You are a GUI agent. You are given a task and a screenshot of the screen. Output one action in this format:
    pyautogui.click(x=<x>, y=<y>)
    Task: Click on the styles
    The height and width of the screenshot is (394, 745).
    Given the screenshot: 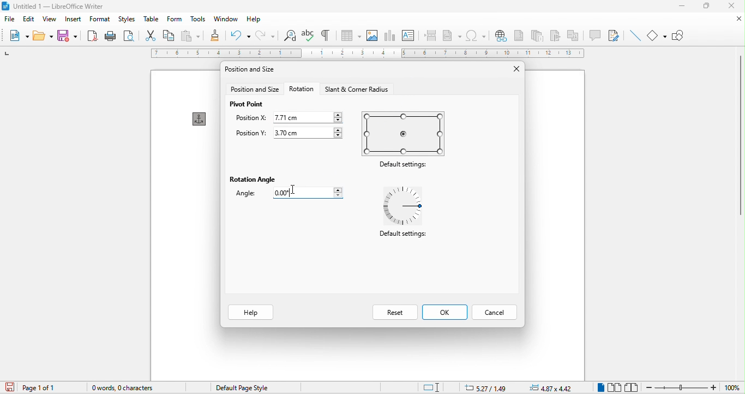 What is the action you would take?
    pyautogui.click(x=127, y=20)
    